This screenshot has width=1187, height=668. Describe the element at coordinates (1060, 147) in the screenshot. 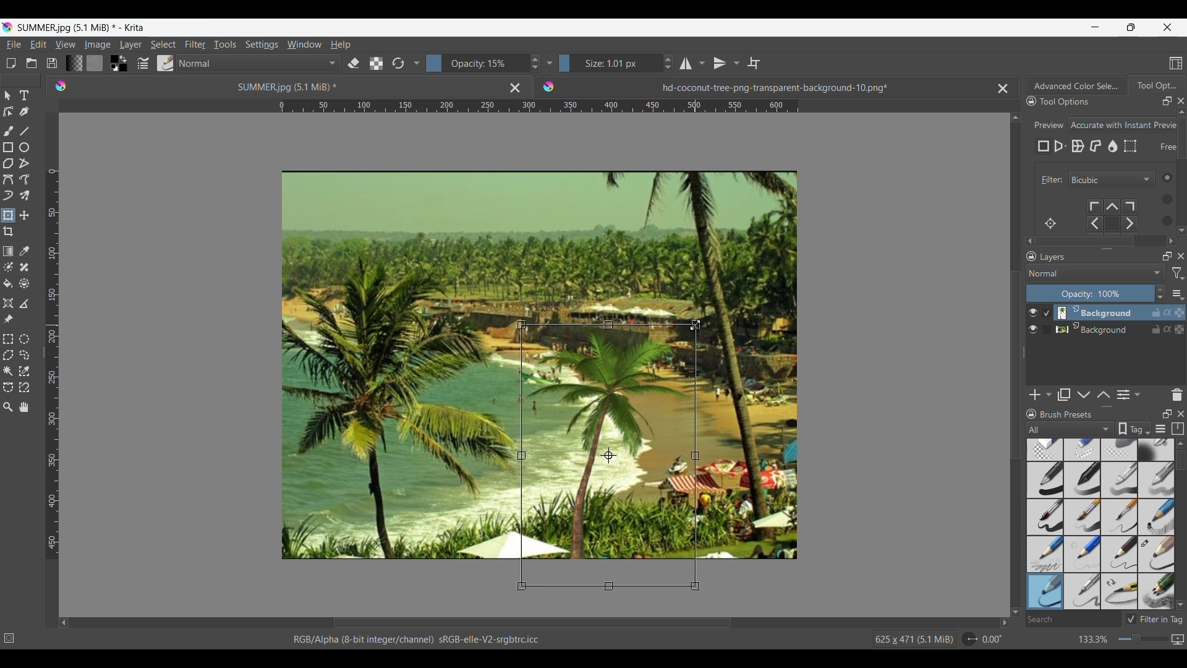

I see `Perspective` at that location.